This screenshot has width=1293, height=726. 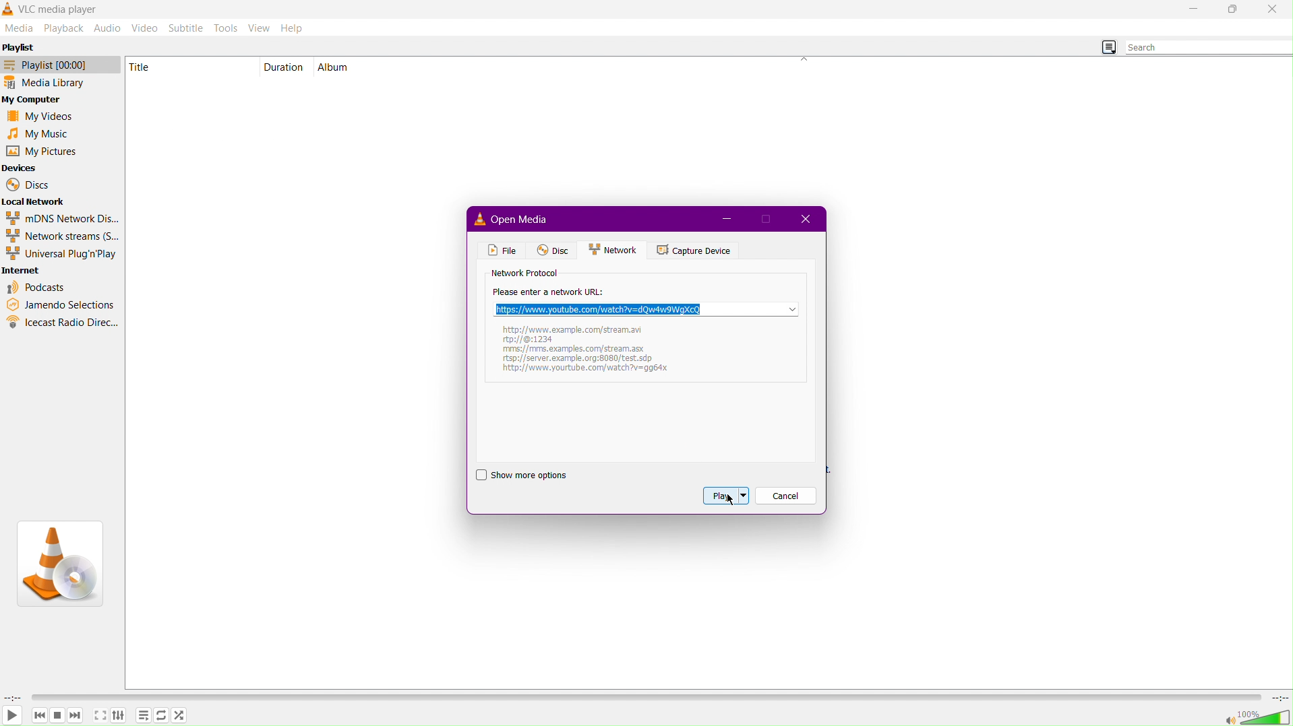 What do you see at coordinates (63, 237) in the screenshot?
I see `Network streams` at bounding box center [63, 237].